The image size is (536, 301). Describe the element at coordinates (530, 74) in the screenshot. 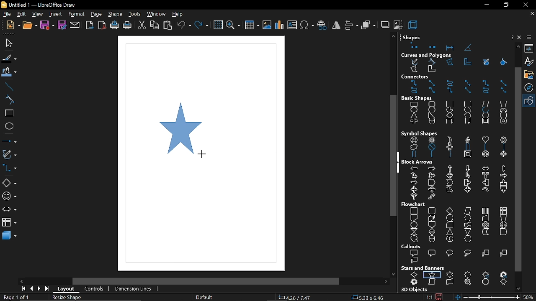

I see `gallery` at that location.